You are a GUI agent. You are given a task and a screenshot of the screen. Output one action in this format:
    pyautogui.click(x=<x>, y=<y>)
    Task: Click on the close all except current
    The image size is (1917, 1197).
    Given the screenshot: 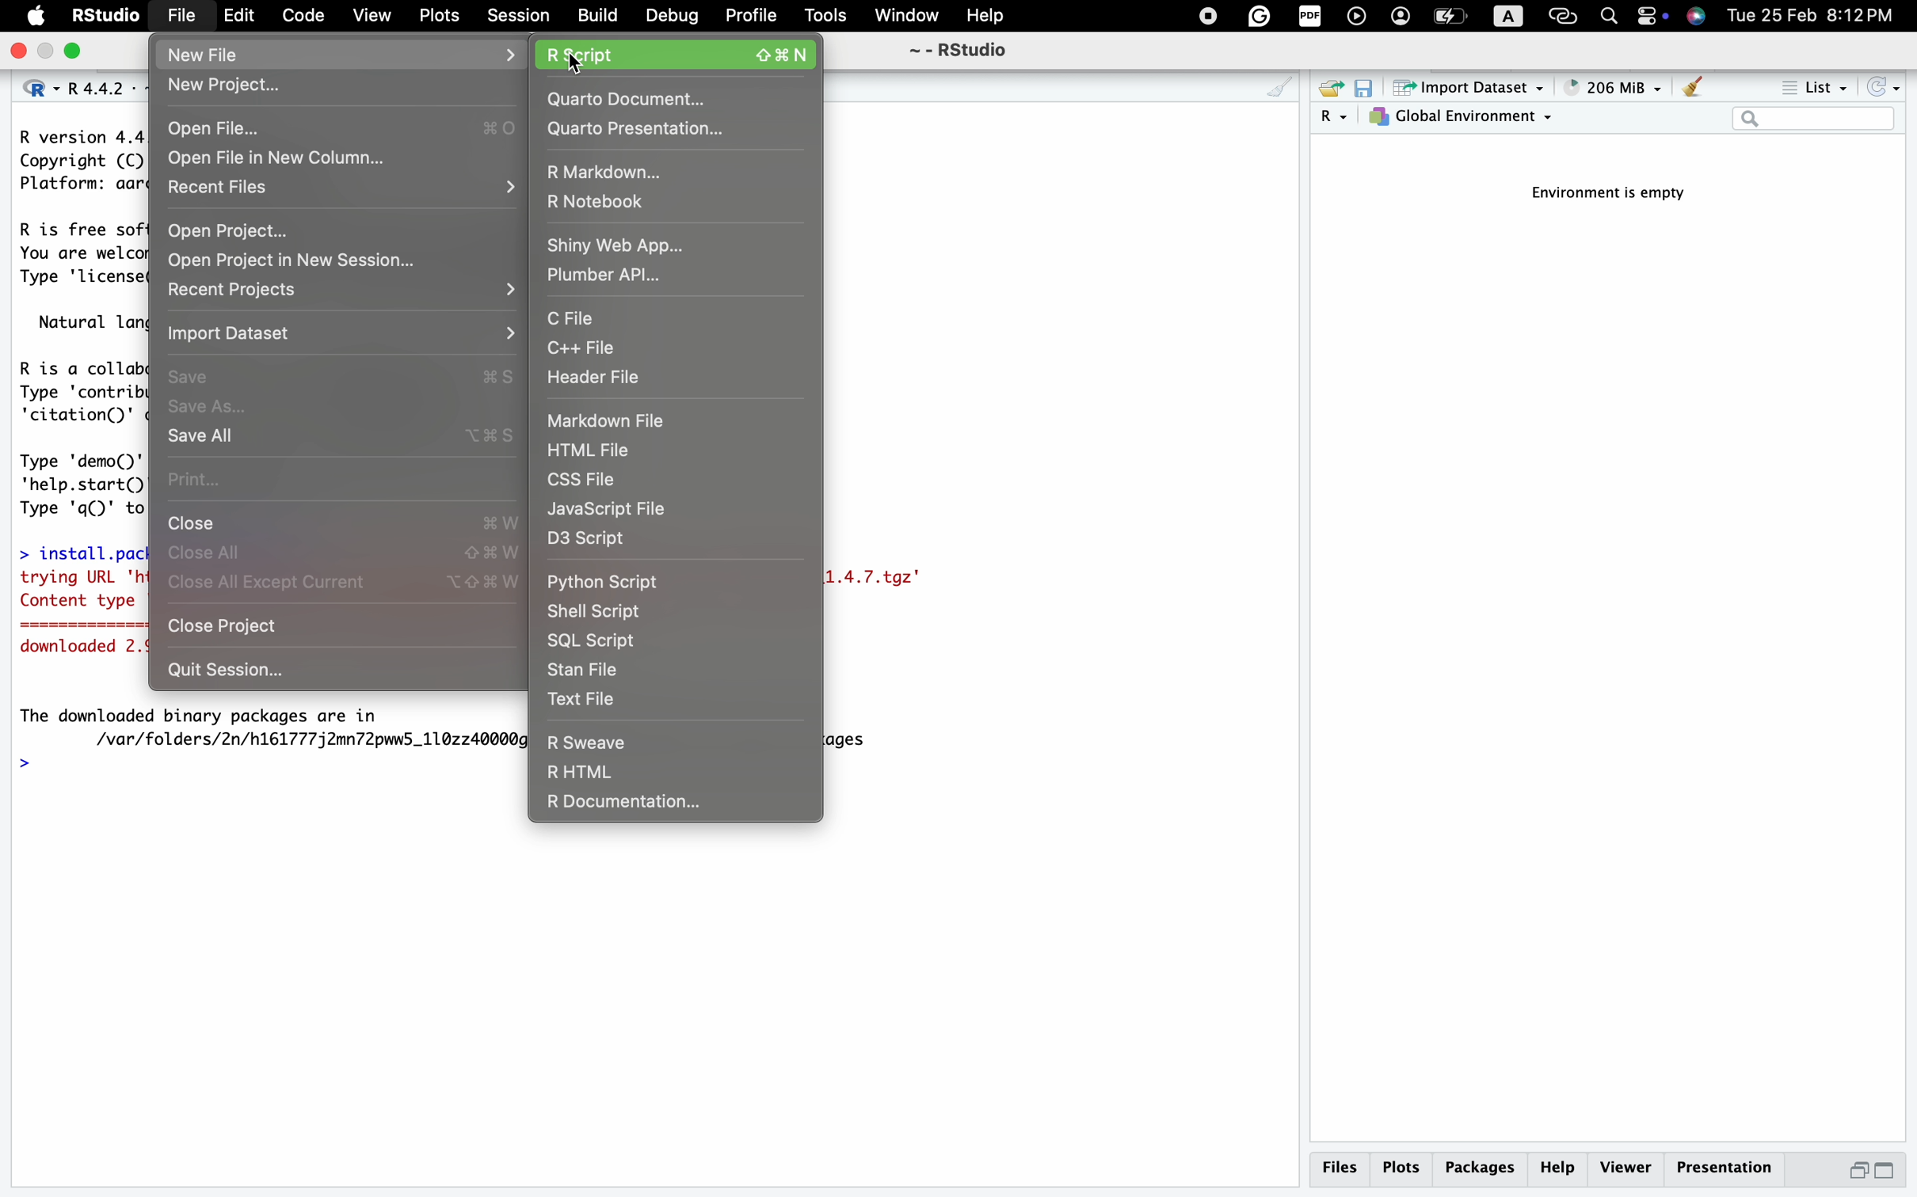 What is the action you would take?
    pyautogui.click(x=342, y=587)
    